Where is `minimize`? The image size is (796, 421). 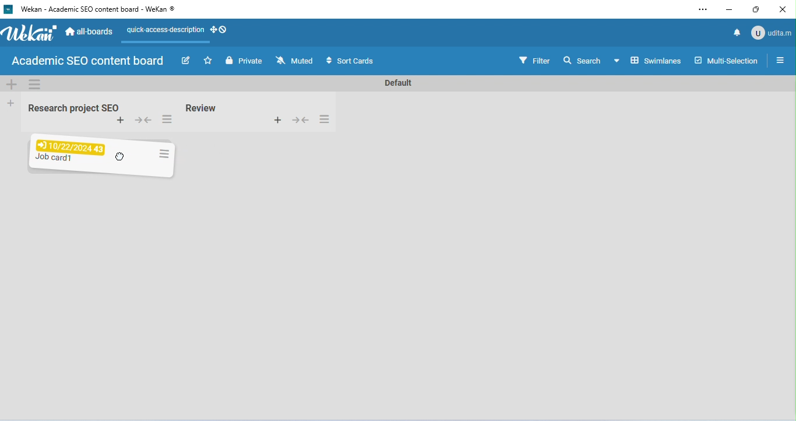 minimize is located at coordinates (729, 10).